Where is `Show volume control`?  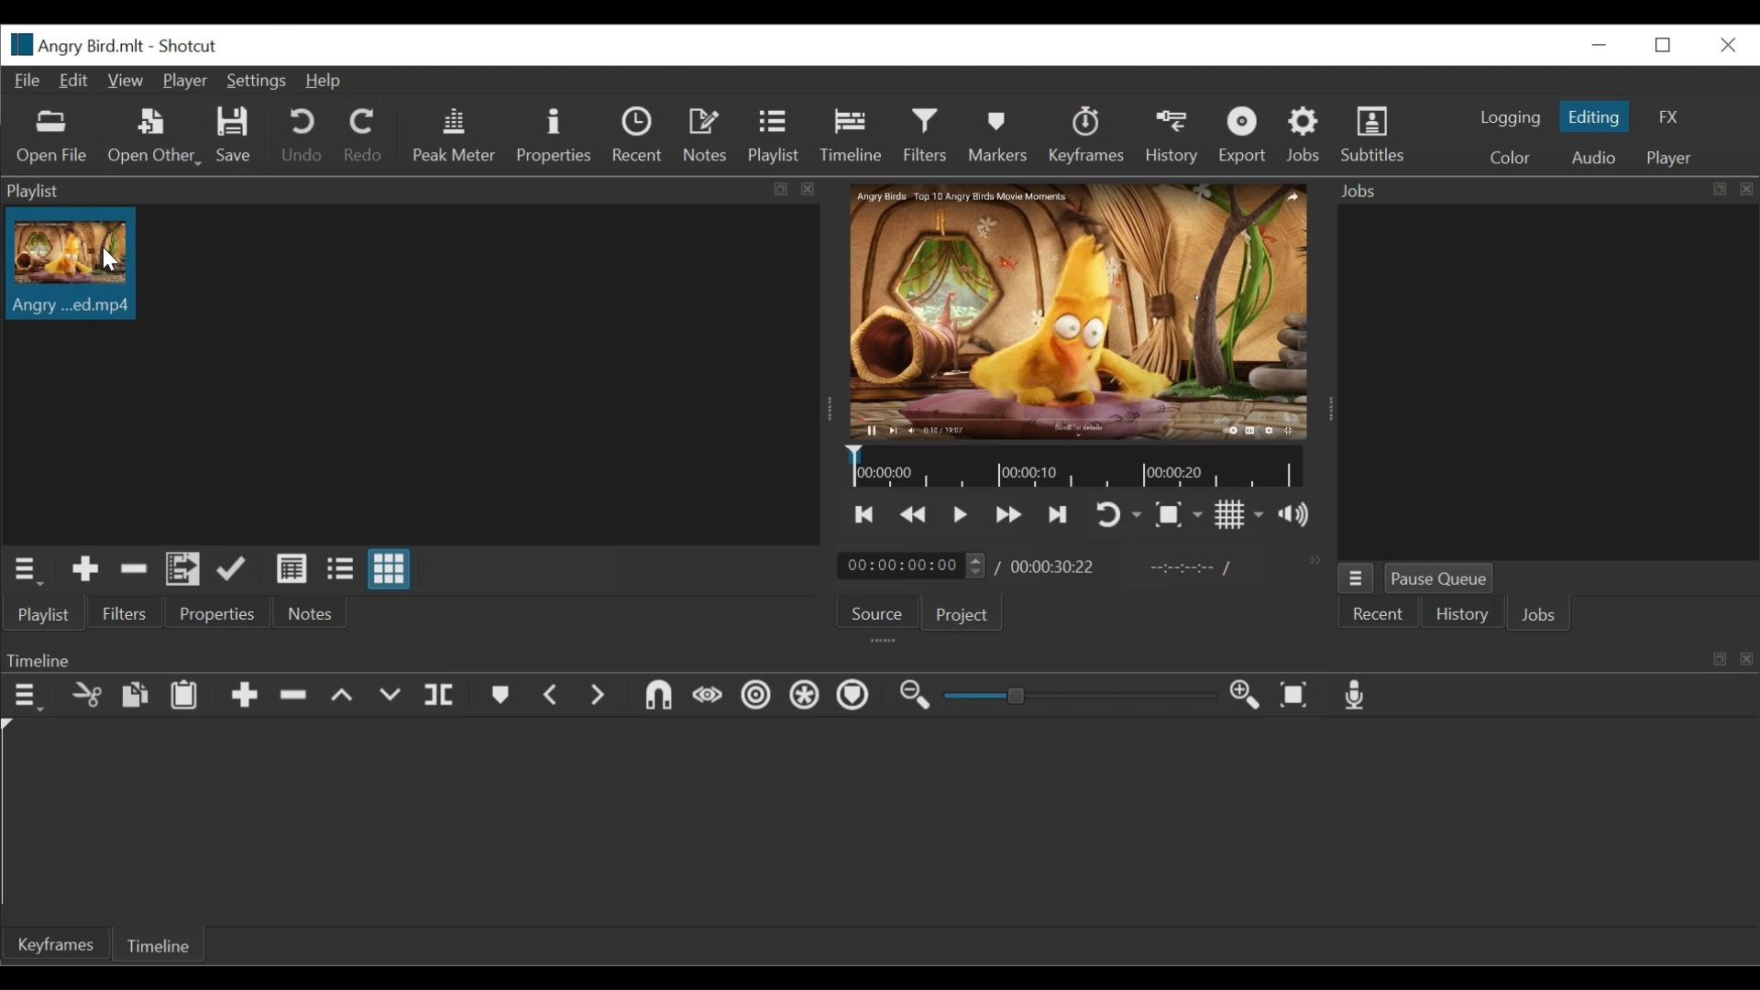
Show volume control is located at coordinates (1293, 514).